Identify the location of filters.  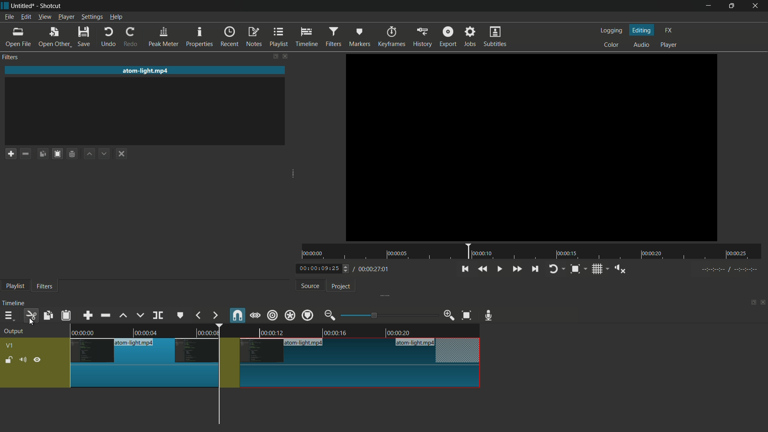
(45, 287).